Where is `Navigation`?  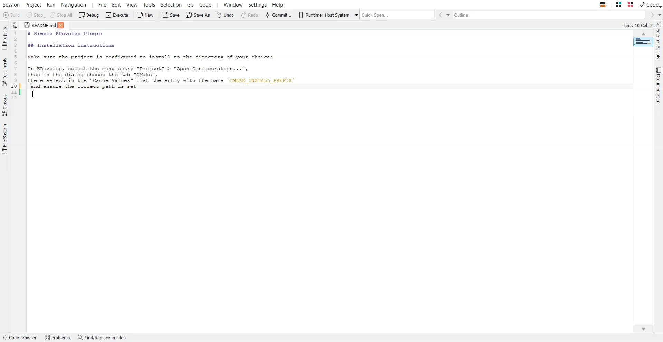
Navigation is located at coordinates (74, 4).